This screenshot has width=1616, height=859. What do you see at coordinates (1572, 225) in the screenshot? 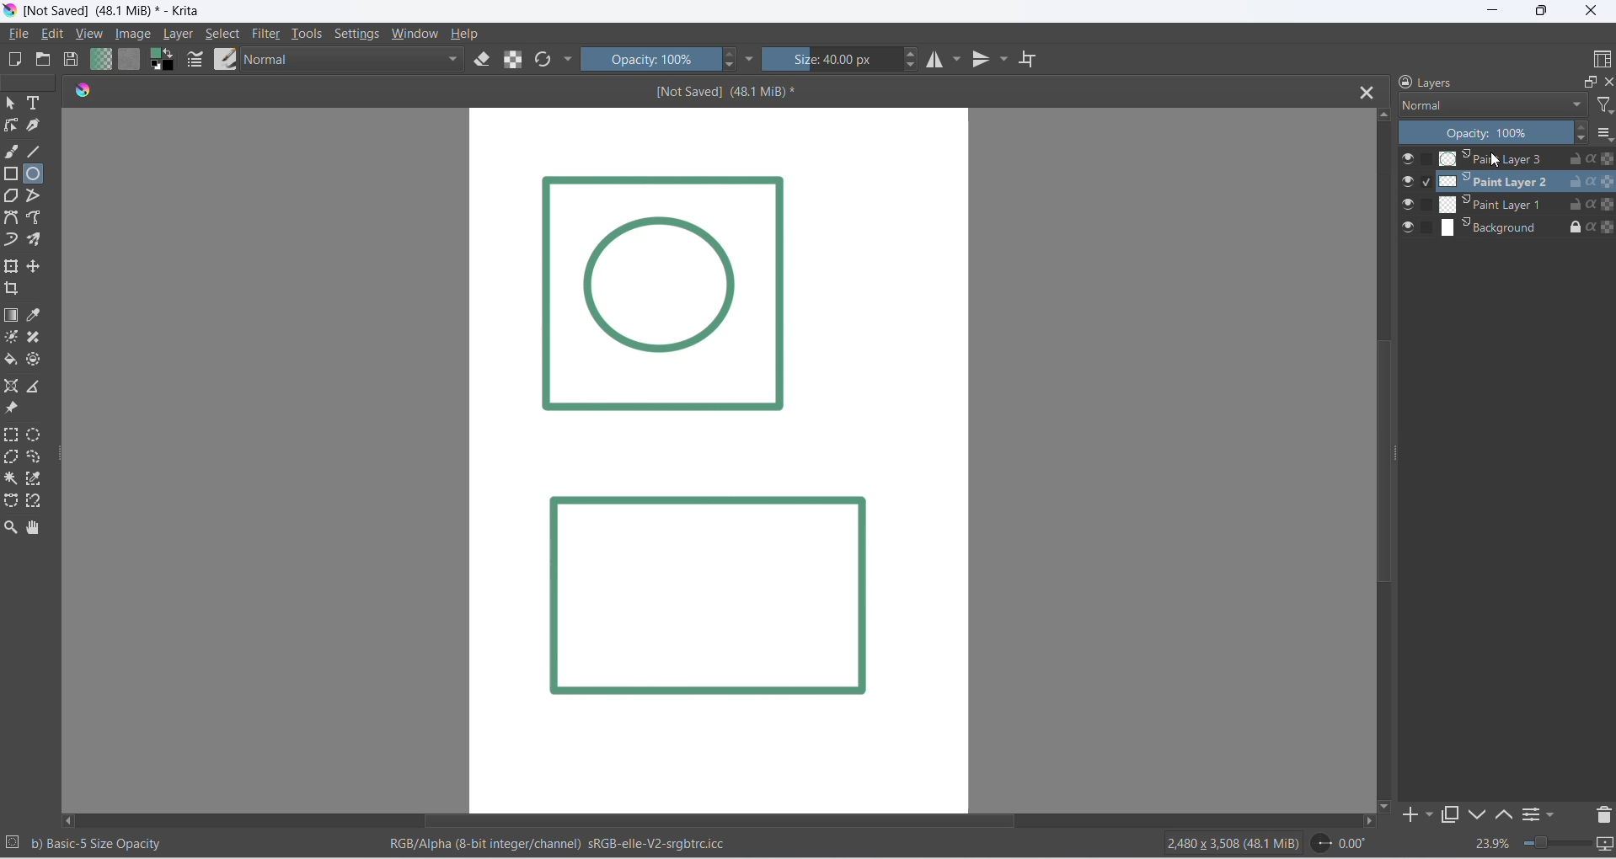
I see `lock` at bounding box center [1572, 225].